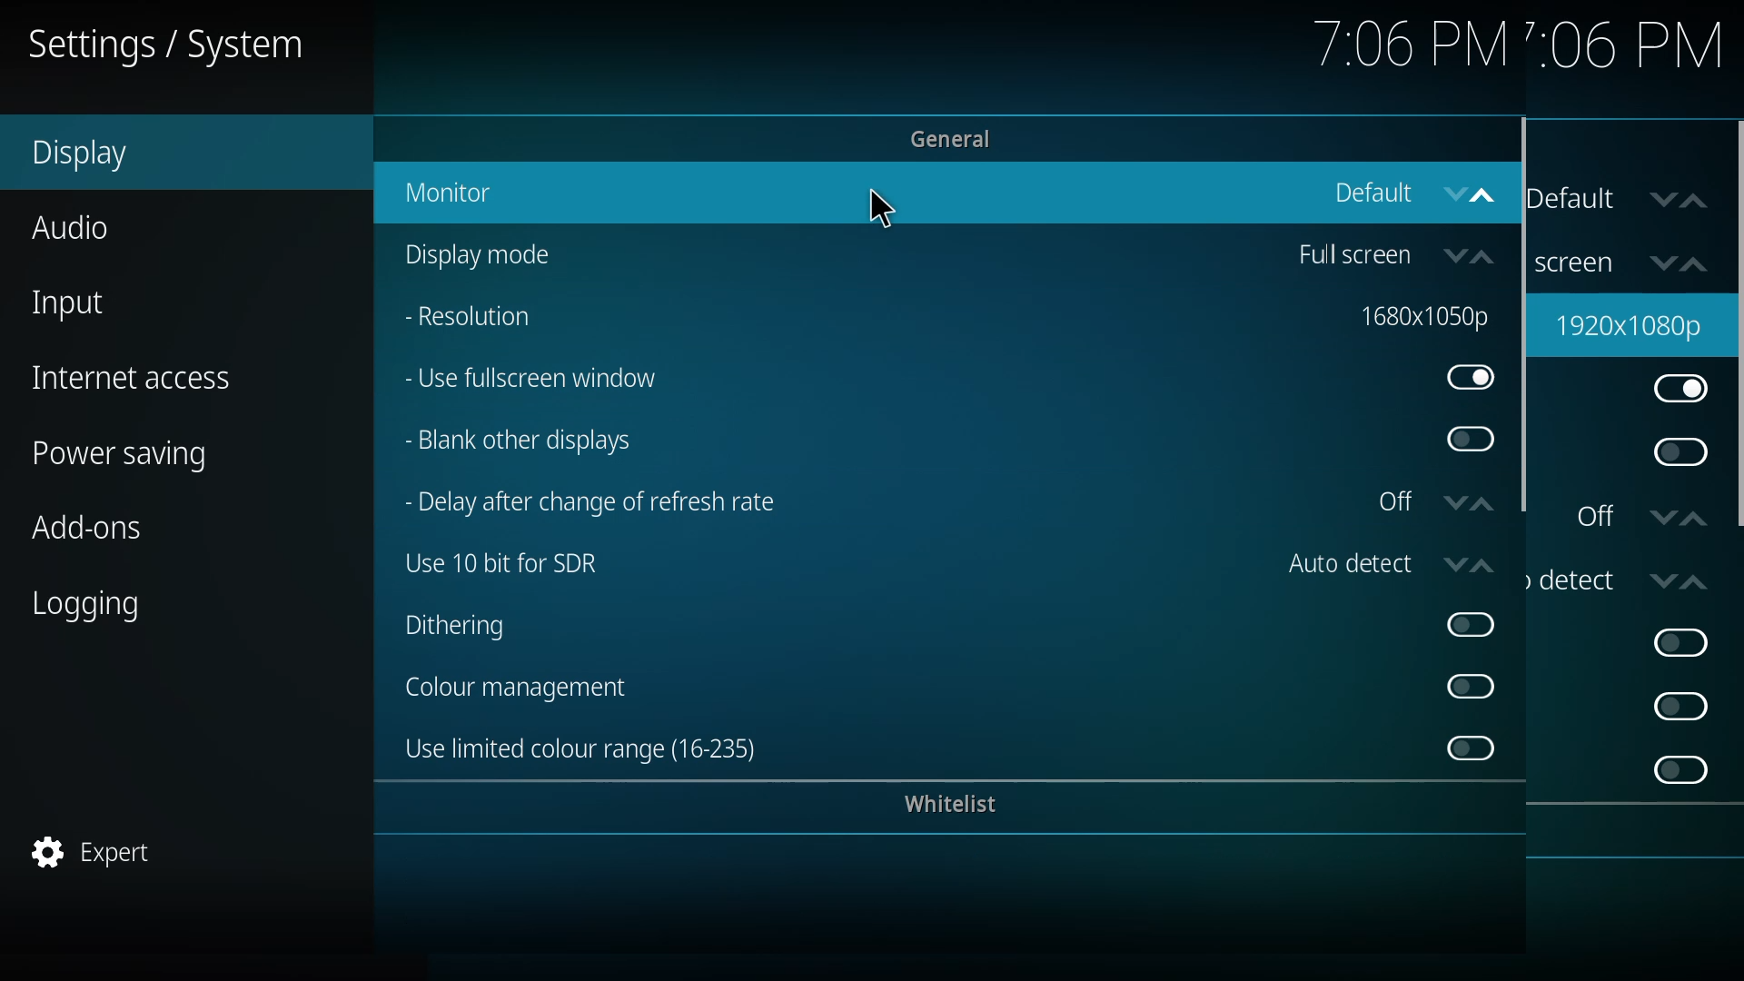  What do you see at coordinates (1474, 441) in the screenshot?
I see `disabled` at bounding box center [1474, 441].